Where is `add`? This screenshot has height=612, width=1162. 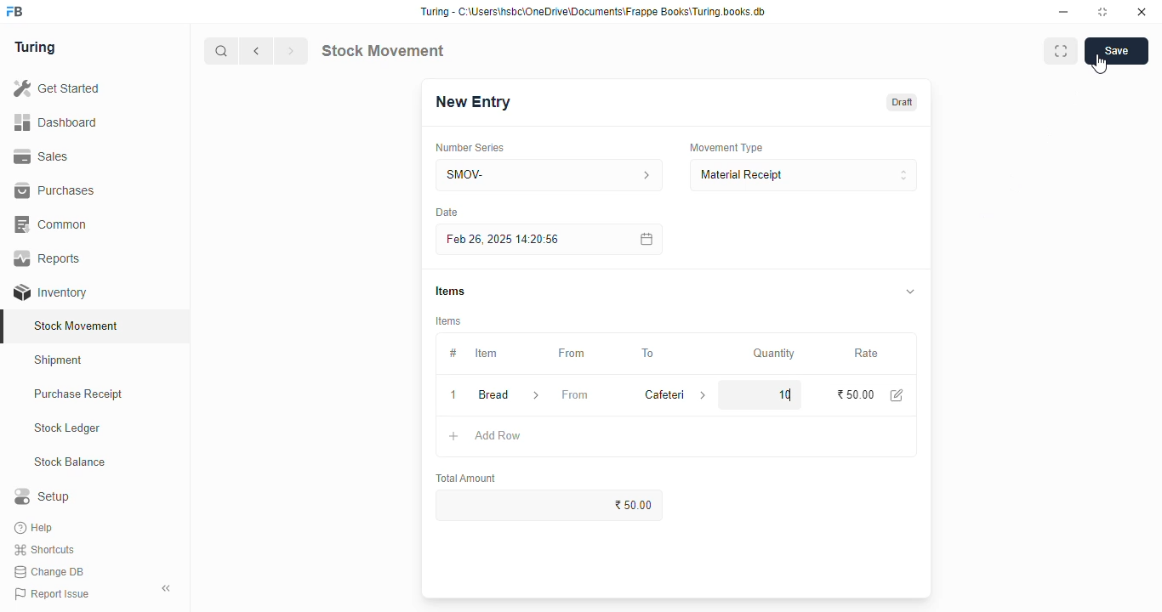
add is located at coordinates (454, 437).